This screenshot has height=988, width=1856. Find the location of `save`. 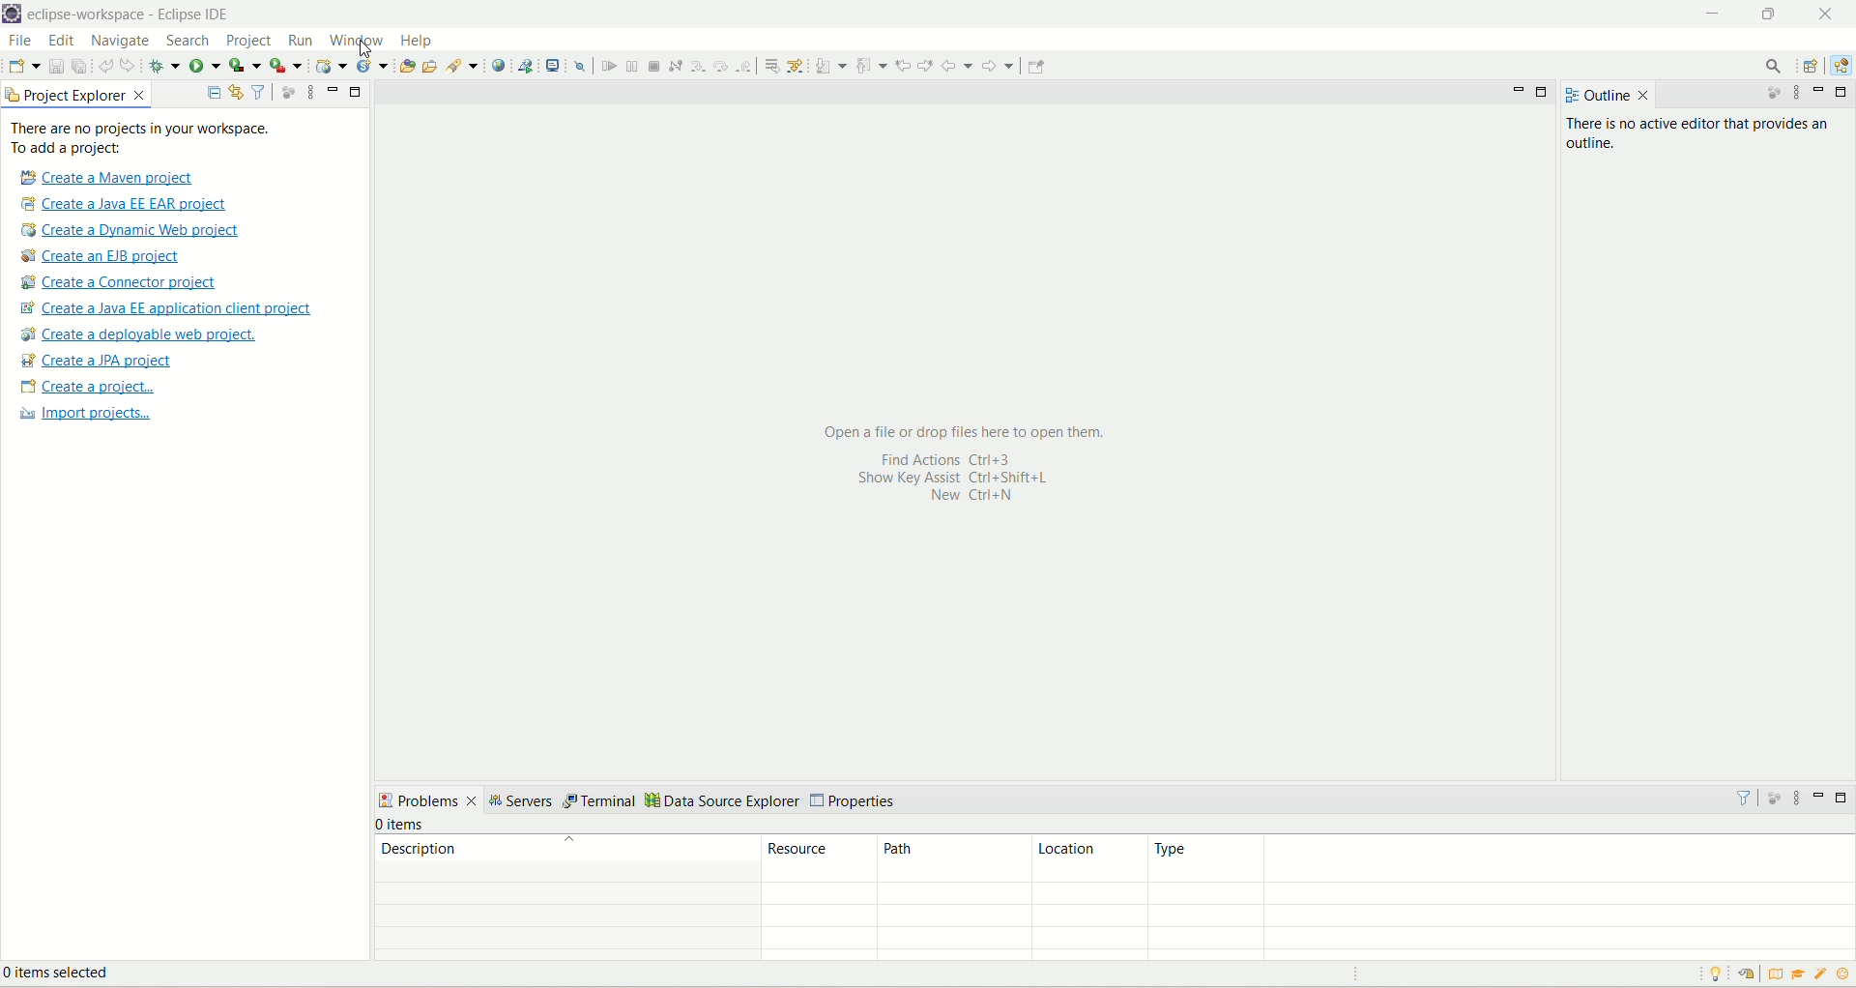

save is located at coordinates (57, 65).